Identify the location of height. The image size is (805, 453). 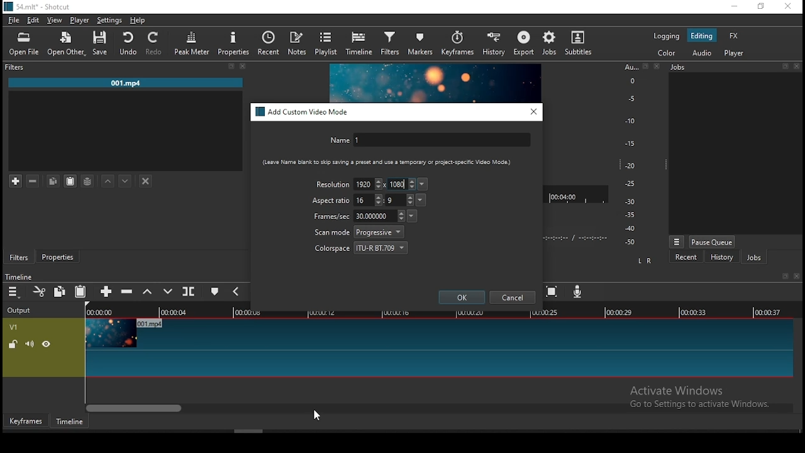
(400, 184).